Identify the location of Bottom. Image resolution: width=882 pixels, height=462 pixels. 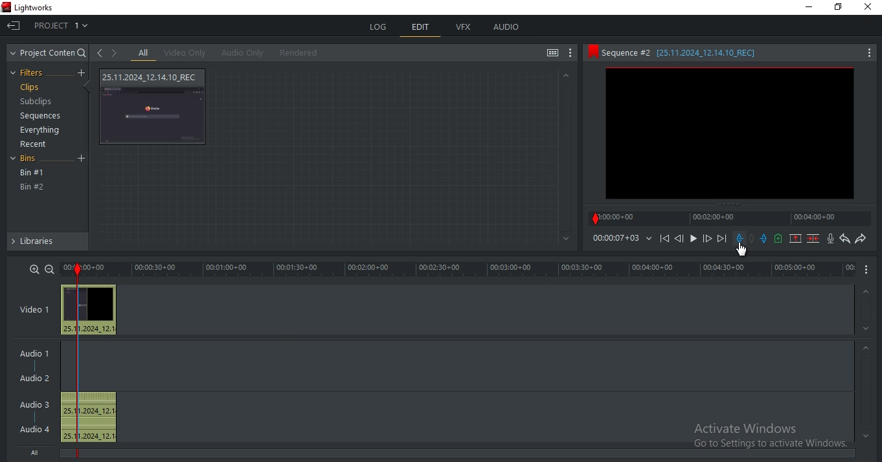
(864, 436).